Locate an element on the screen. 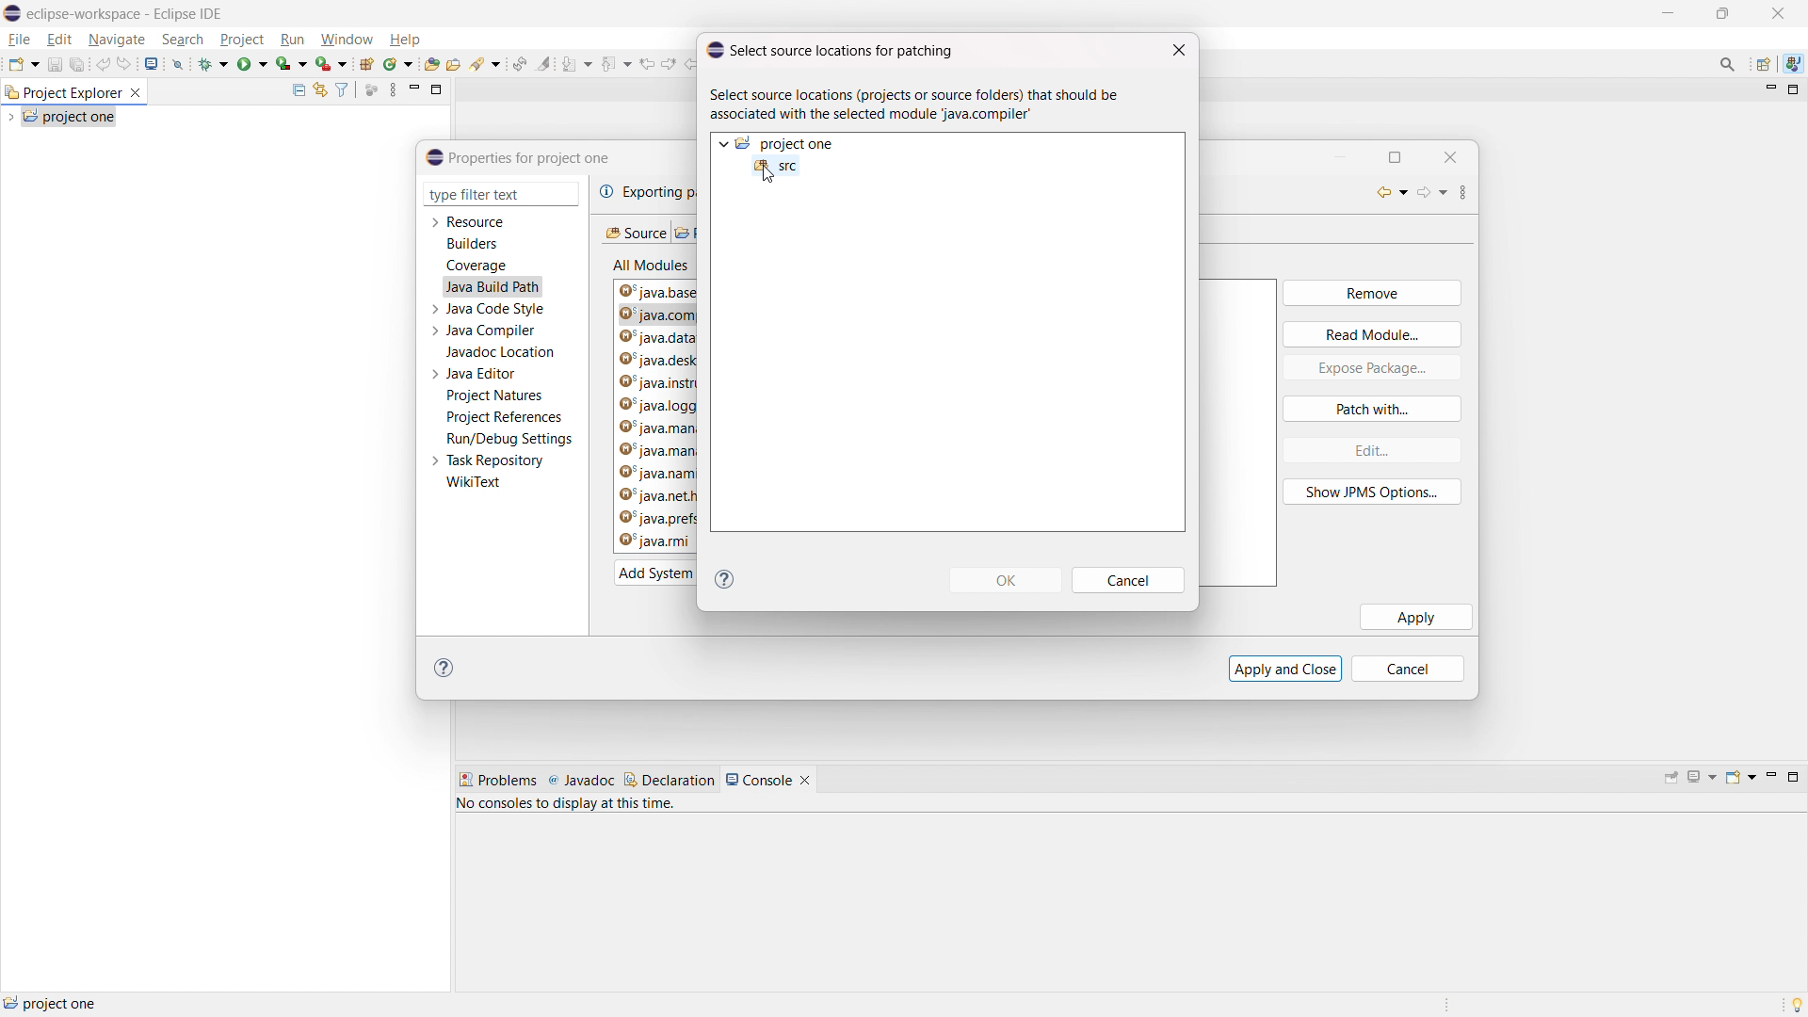 The image size is (1808, 1017). search is located at coordinates (184, 39).